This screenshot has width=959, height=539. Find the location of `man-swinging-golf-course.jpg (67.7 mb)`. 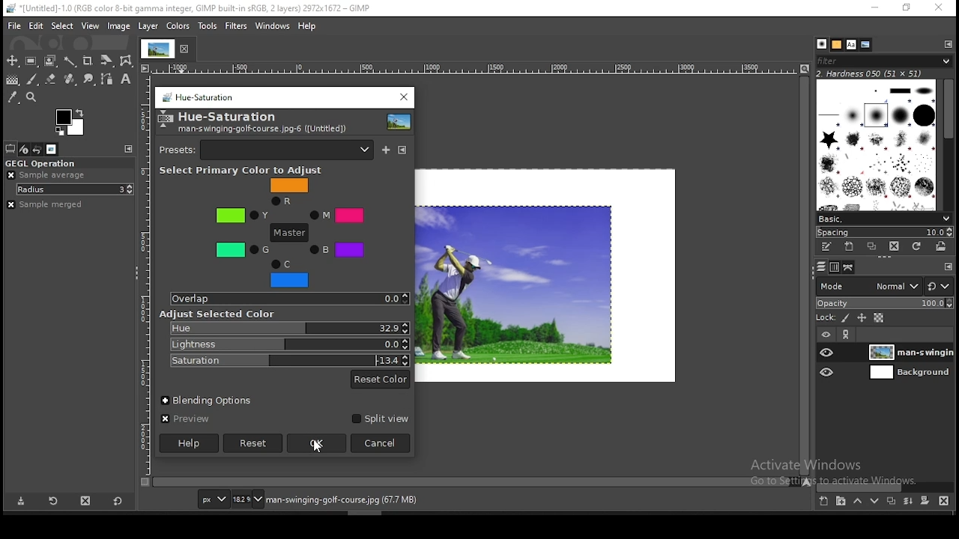

man-swinging-golf-course.jpg (67.7 mb) is located at coordinates (343, 501).